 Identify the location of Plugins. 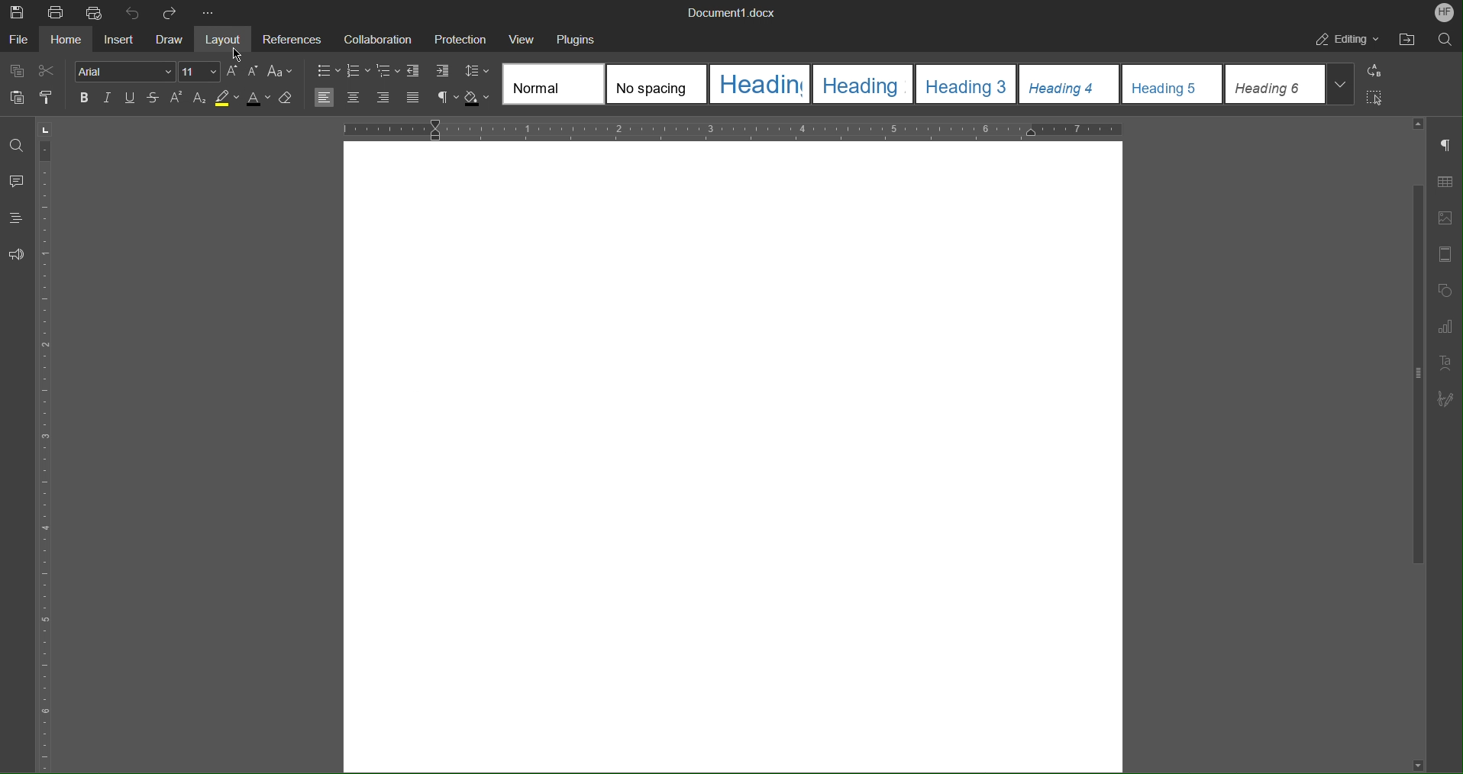
(576, 40).